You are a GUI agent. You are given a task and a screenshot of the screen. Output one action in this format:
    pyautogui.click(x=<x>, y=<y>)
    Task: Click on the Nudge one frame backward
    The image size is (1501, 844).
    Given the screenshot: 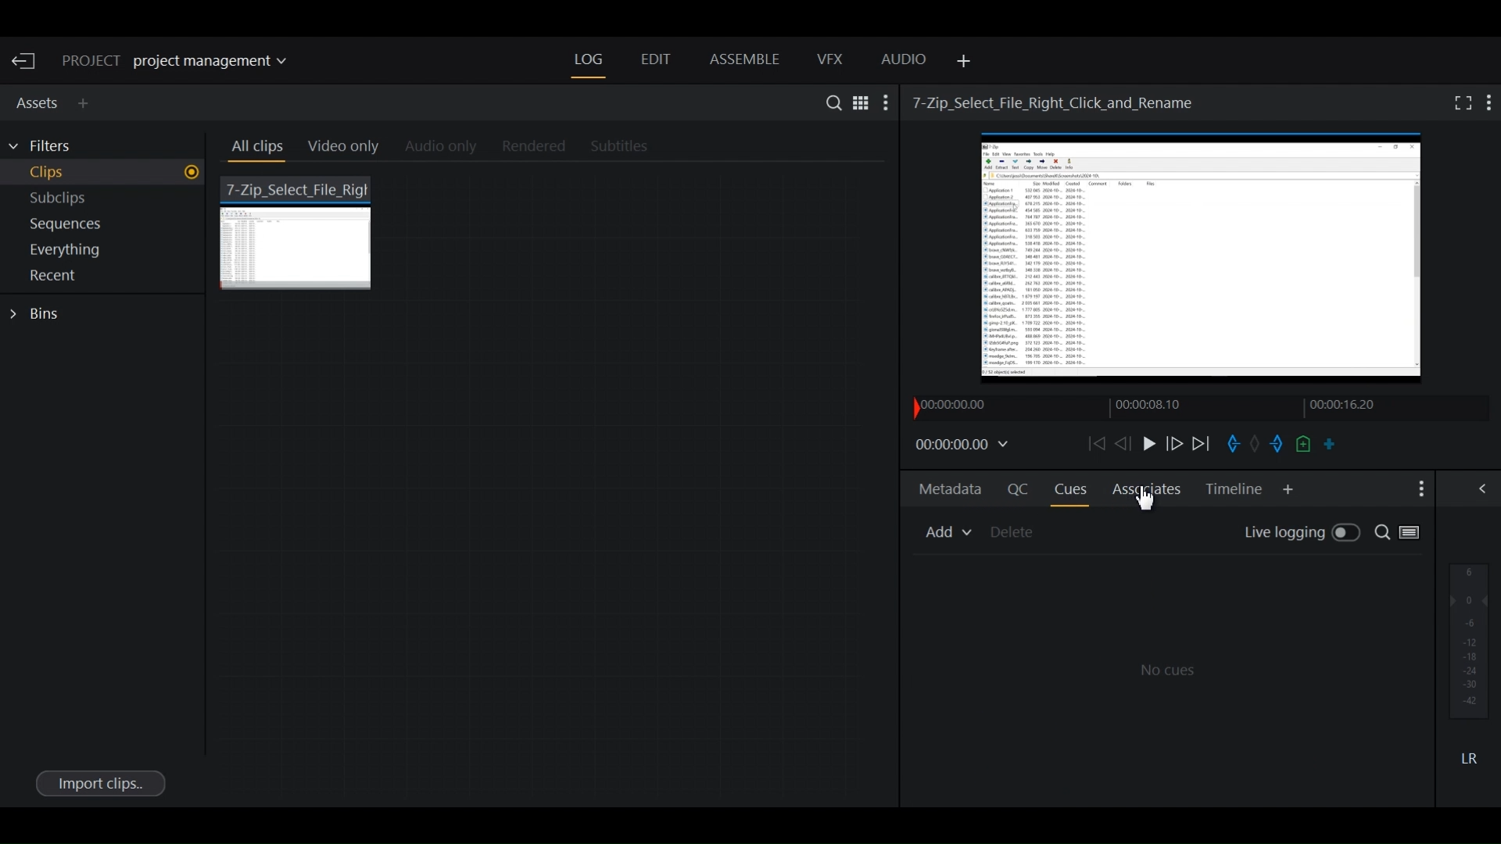 What is the action you would take?
    pyautogui.click(x=1122, y=444)
    